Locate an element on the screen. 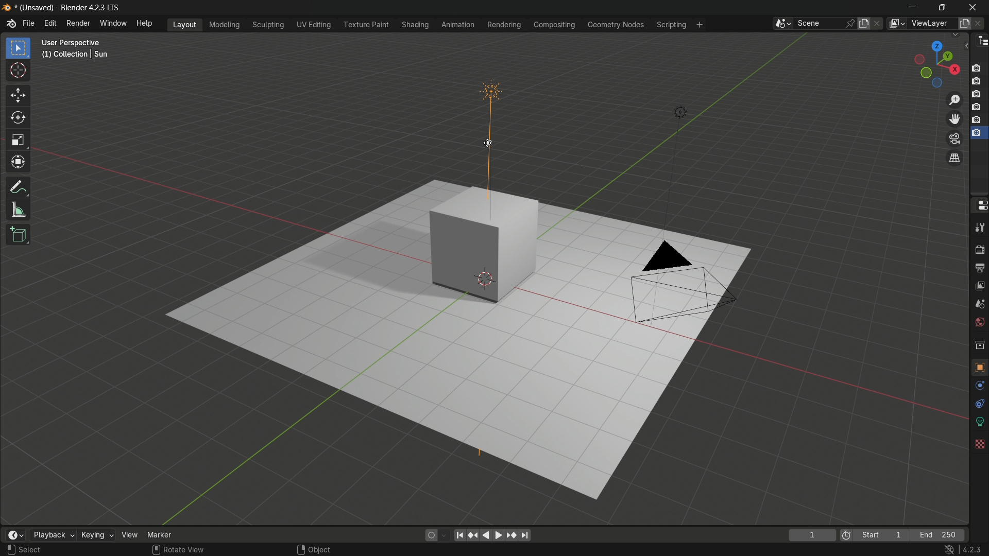 Image resolution: width=989 pixels, height=556 pixels. jump to endpoint is located at coordinates (460, 535).